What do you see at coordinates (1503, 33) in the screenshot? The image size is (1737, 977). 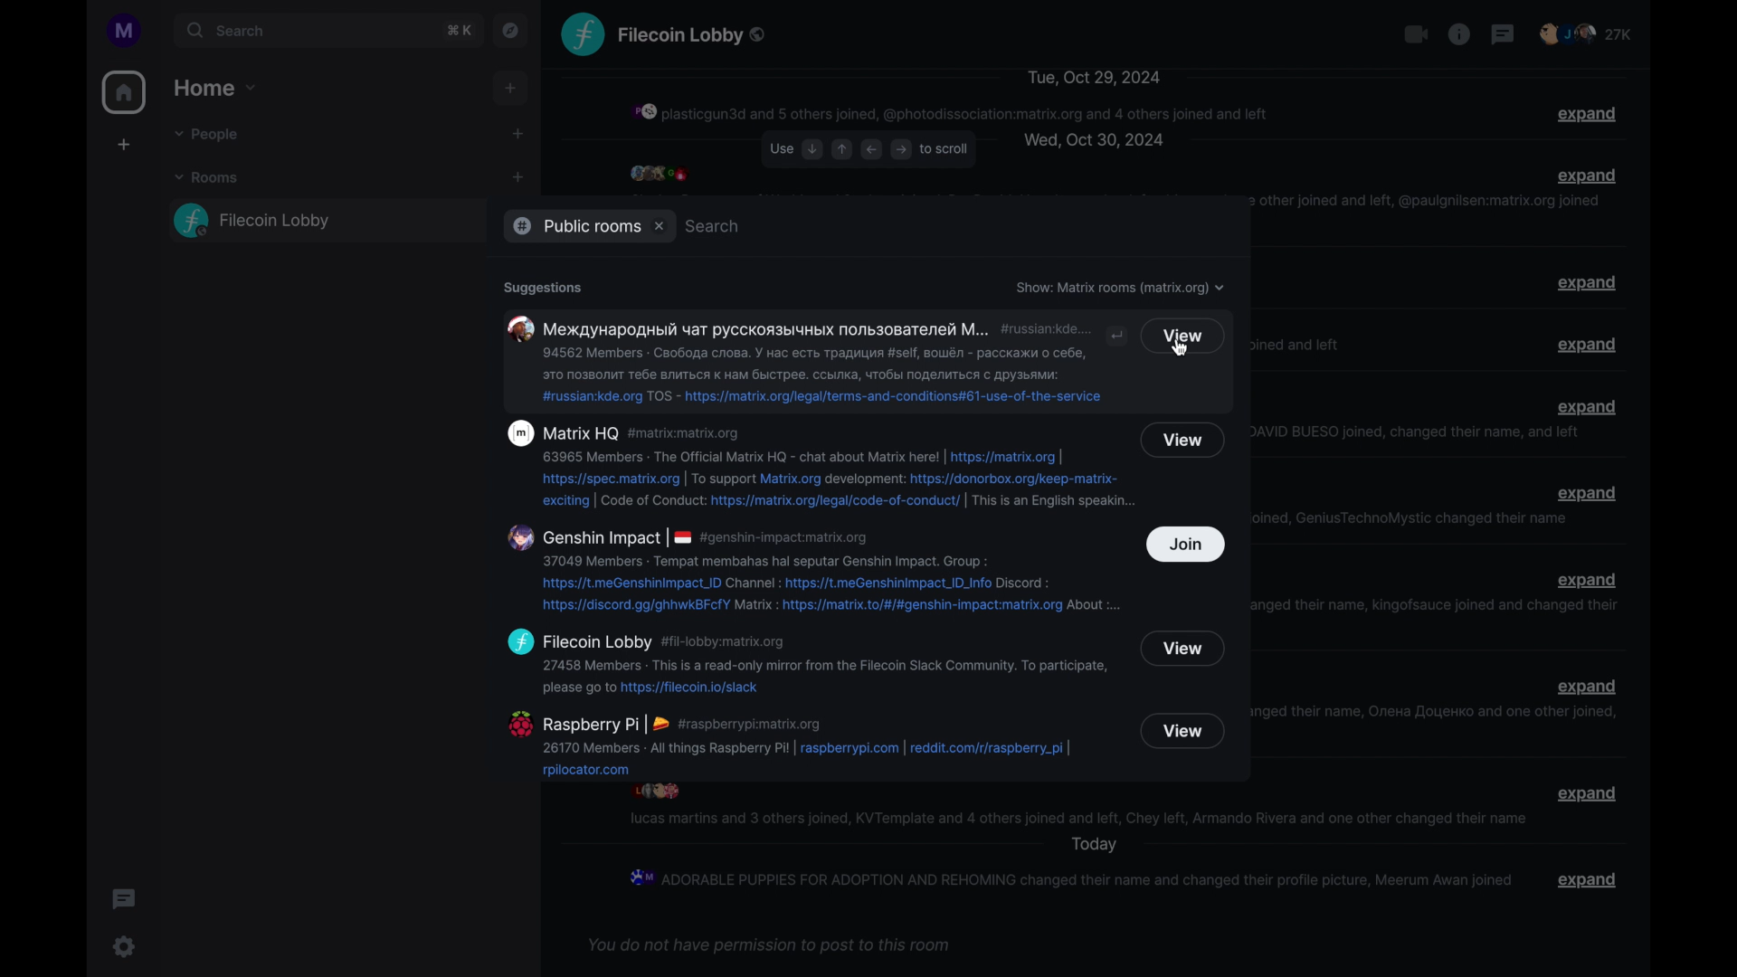 I see `threads ` at bounding box center [1503, 33].